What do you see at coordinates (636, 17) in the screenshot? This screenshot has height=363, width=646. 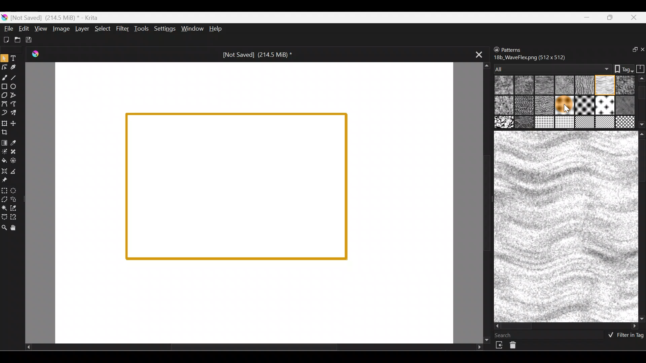 I see `Close` at bounding box center [636, 17].